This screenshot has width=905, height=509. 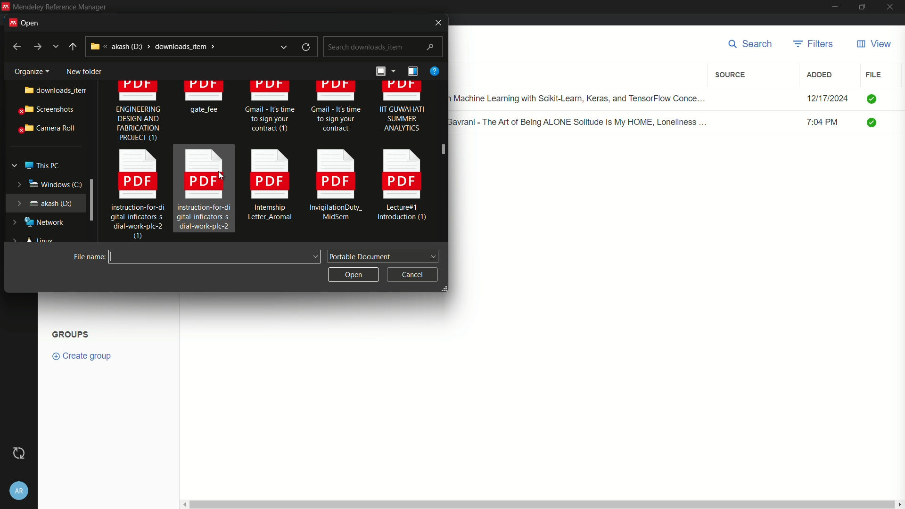 What do you see at coordinates (87, 256) in the screenshot?
I see `file name: ` at bounding box center [87, 256].